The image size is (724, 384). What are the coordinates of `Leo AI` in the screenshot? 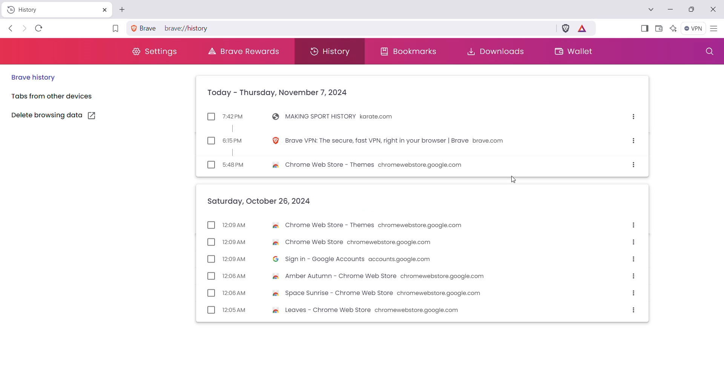 It's located at (673, 28).